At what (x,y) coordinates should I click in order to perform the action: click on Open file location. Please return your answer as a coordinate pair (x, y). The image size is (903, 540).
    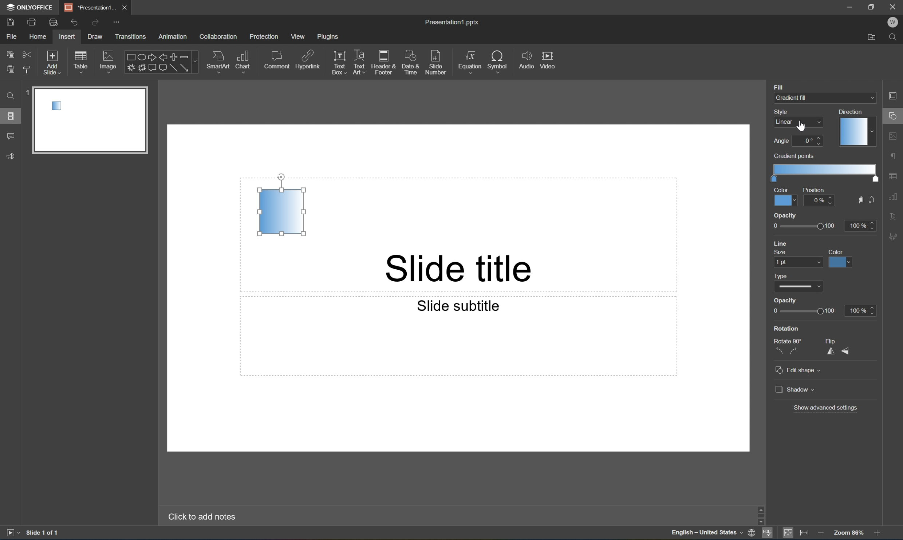
    Looking at the image, I should click on (872, 39).